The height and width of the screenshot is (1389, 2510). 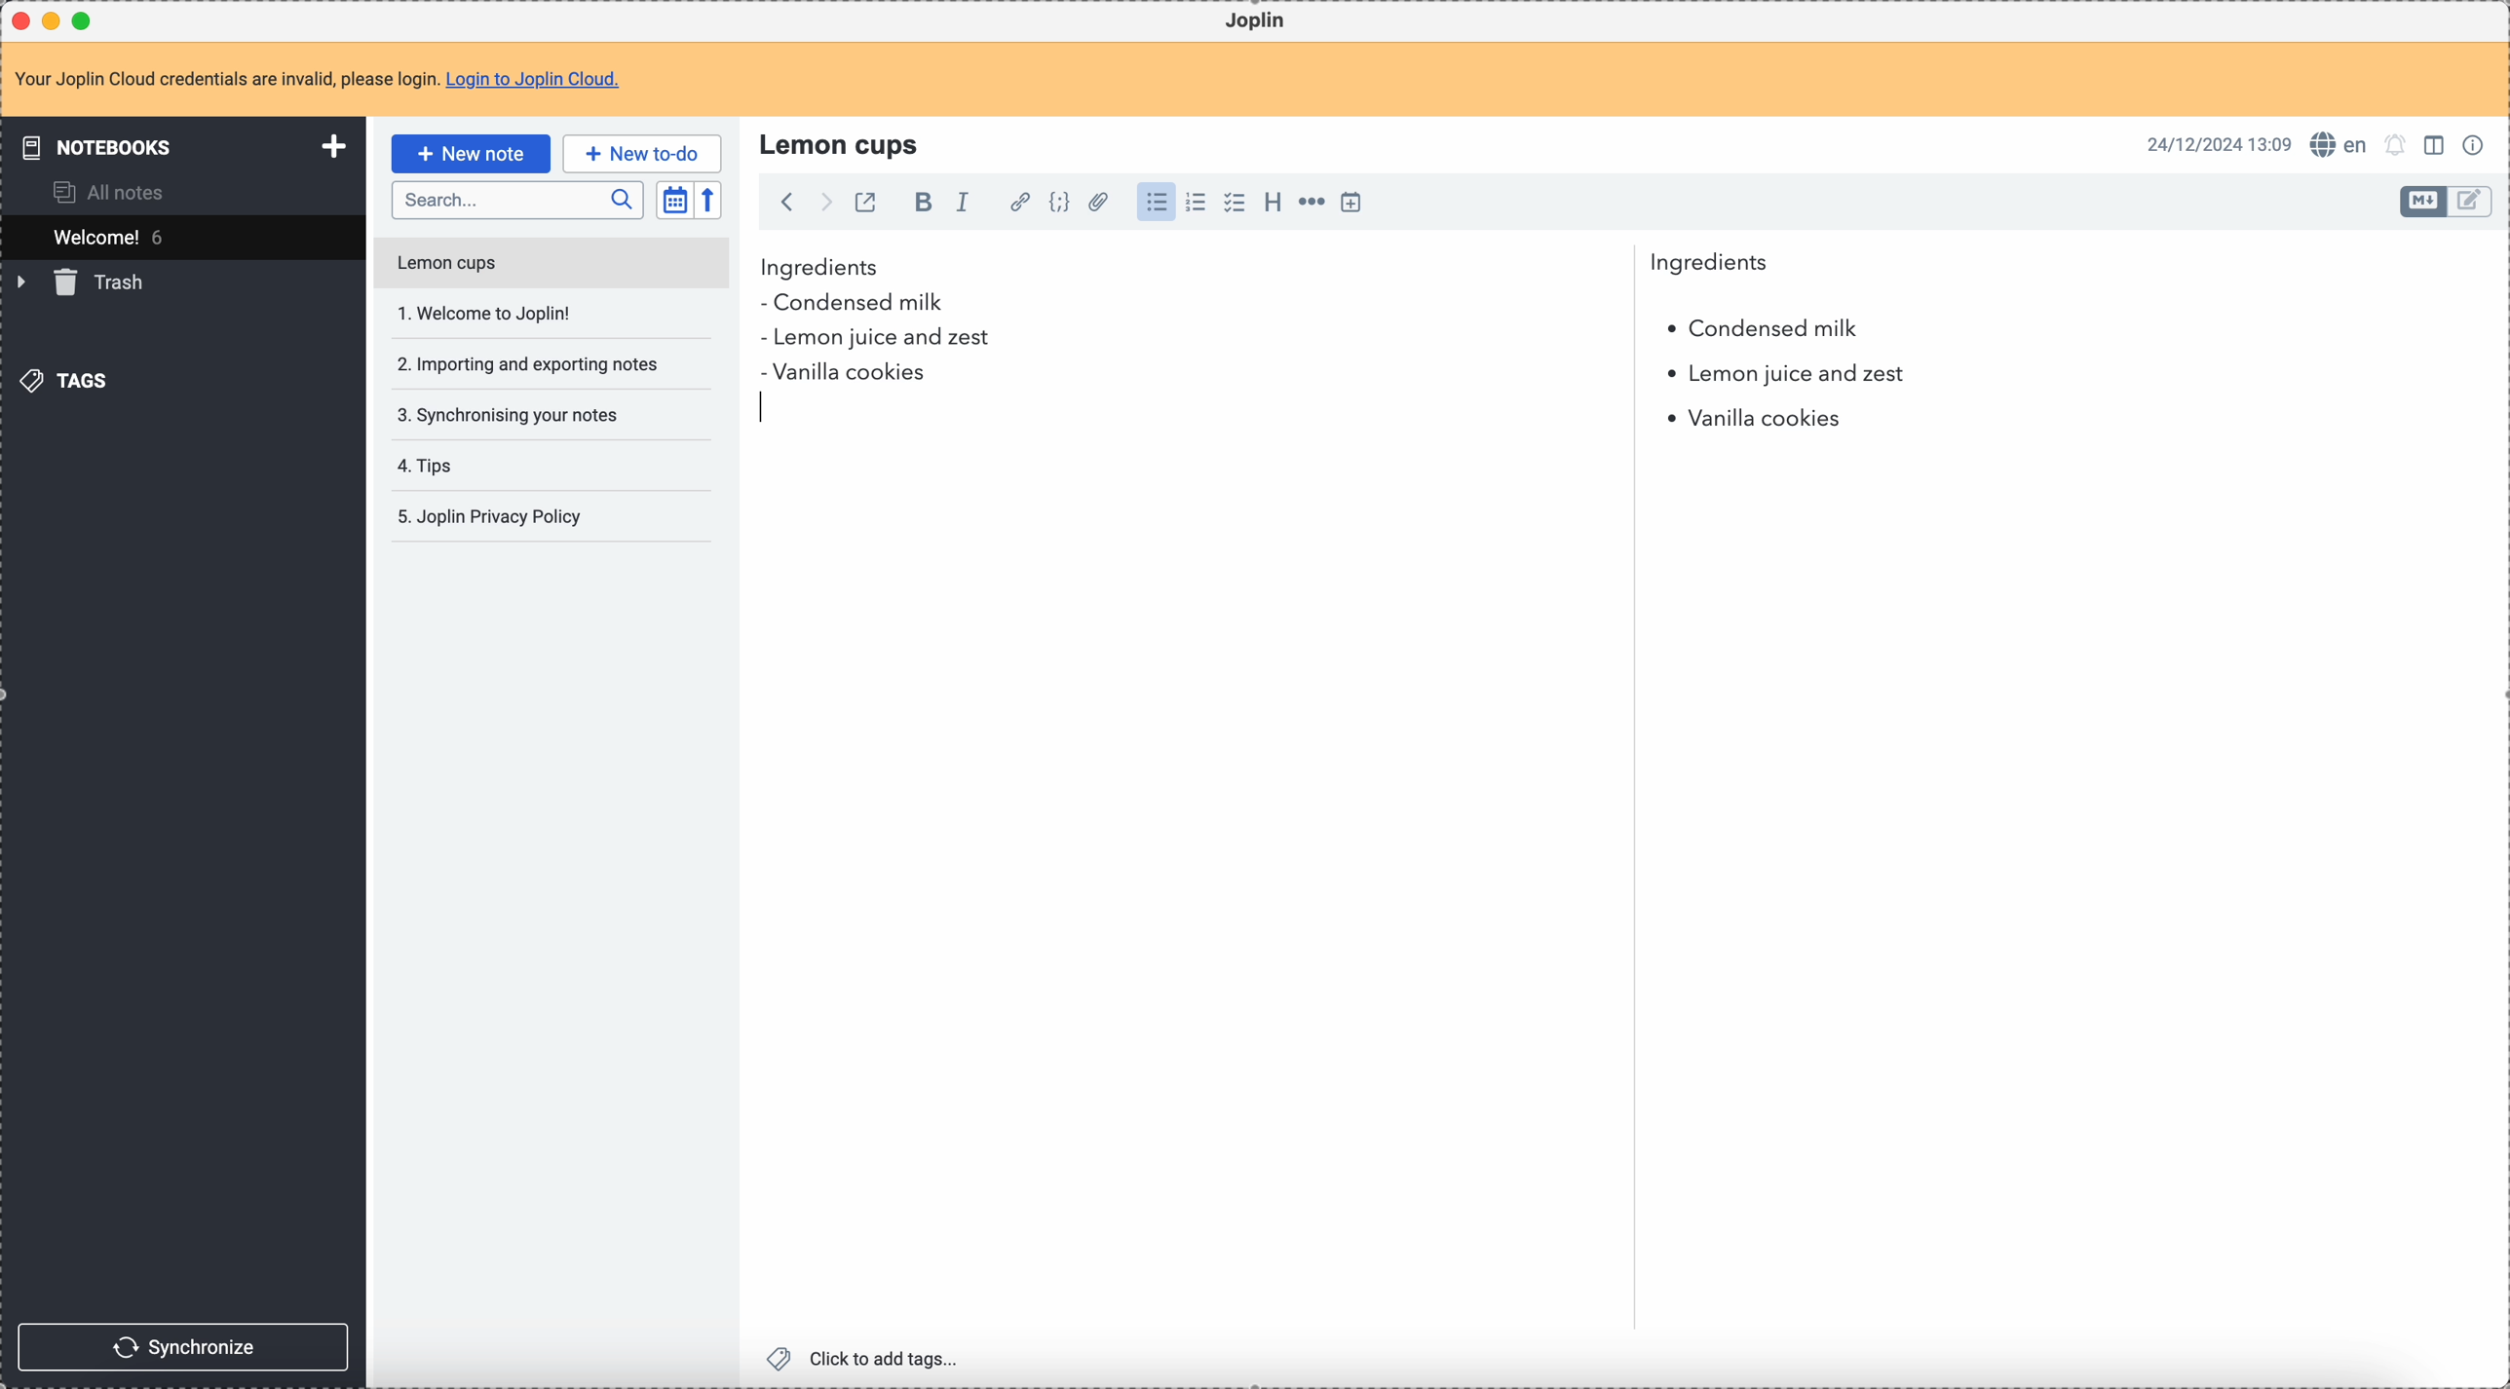 I want to click on code, so click(x=1059, y=204).